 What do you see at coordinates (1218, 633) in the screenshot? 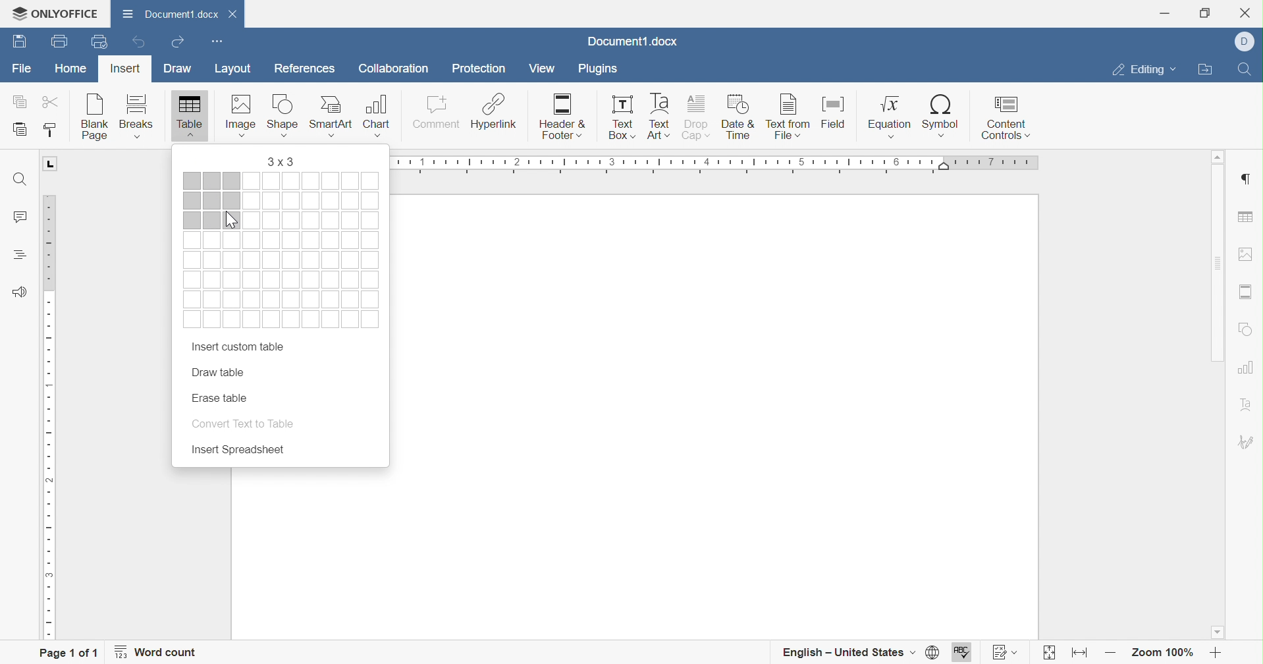
I see `Scroll down` at bounding box center [1218, 633].